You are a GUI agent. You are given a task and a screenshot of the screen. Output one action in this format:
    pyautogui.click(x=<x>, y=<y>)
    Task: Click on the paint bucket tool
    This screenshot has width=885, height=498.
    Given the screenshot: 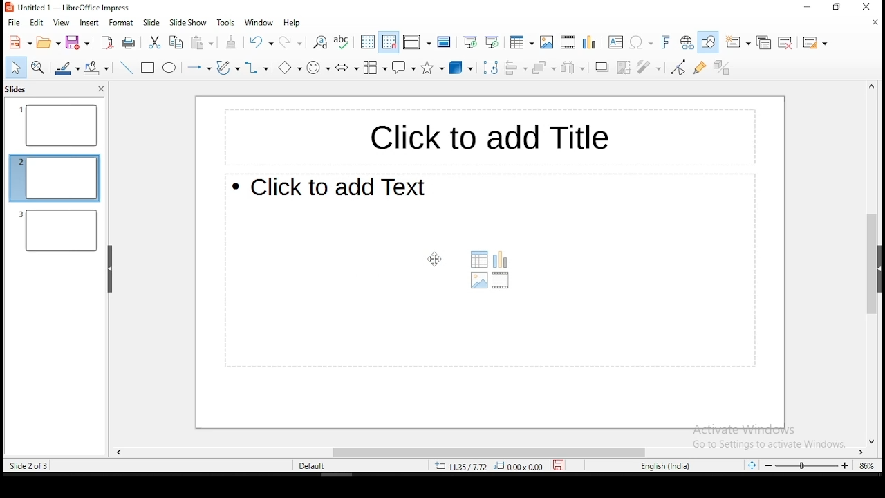 What is the action you would take?
    pyautogui.click(x=96, y=66)
    